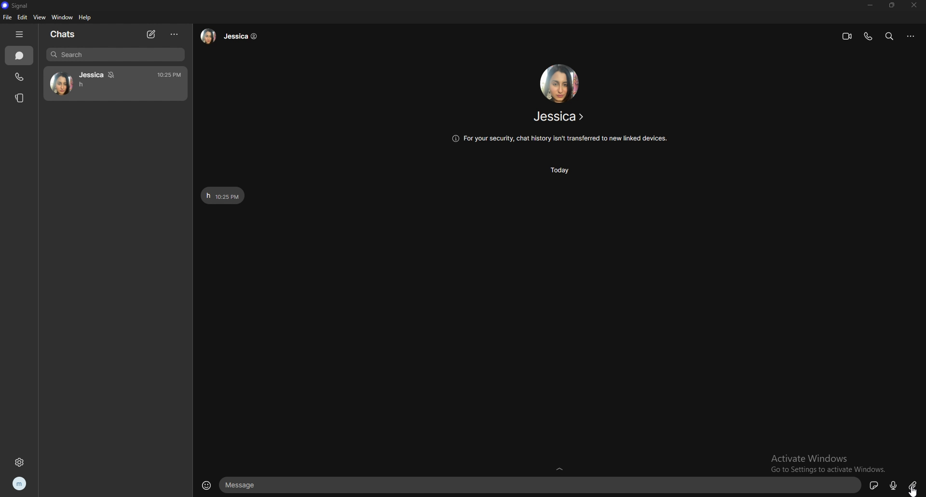 The width and height of the screenshot is (926, 497). What do you see at coordinates (20, 98) in the screenshot?
I see `stories` at bounding box center [20, 98].